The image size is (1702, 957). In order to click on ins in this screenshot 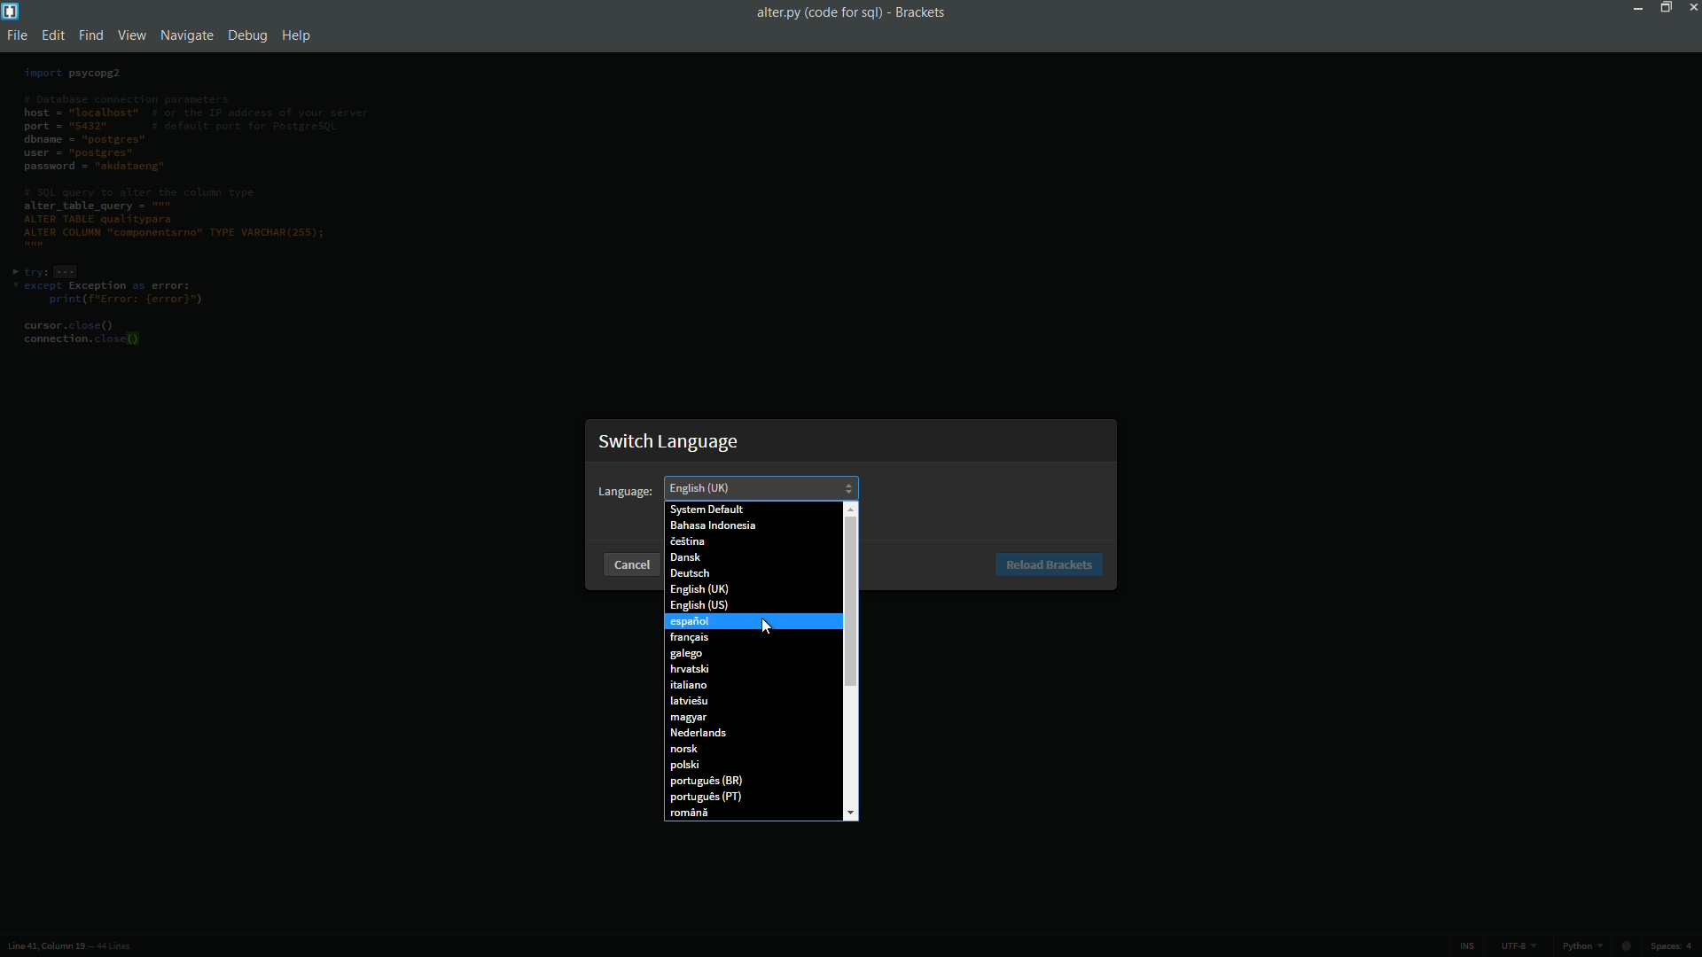, I will do `click(1467, 947)`.